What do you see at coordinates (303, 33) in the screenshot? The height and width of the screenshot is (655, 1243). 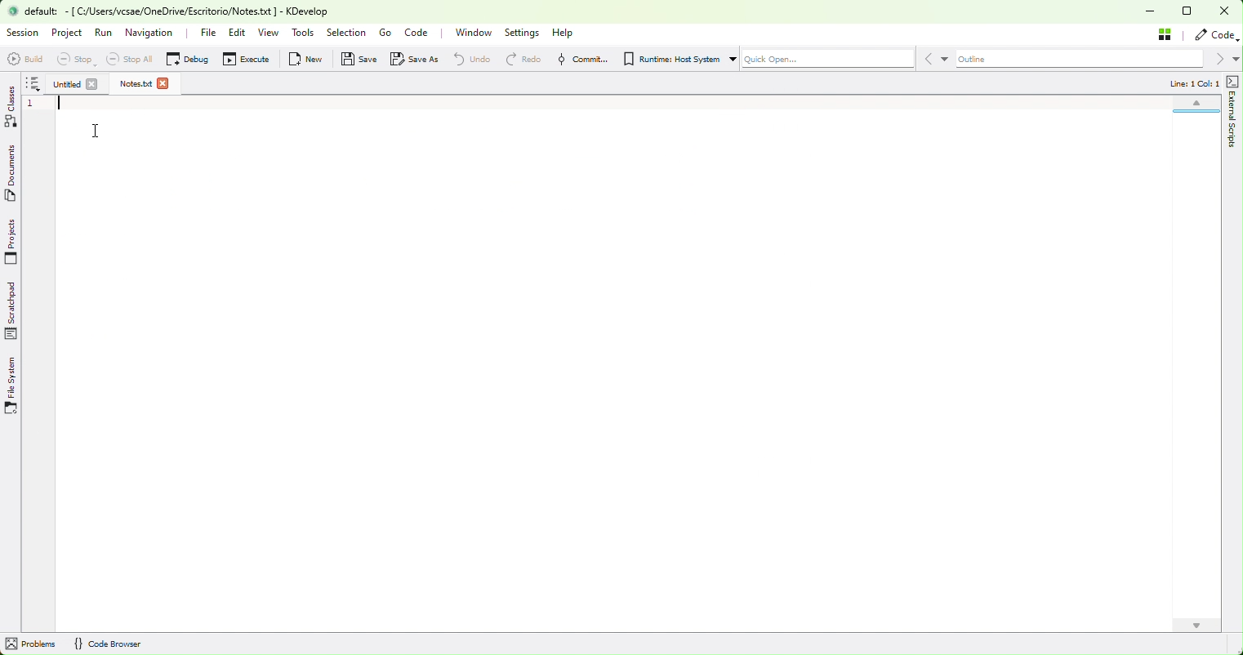 I see `Tools` at bounding box center [303, 33].